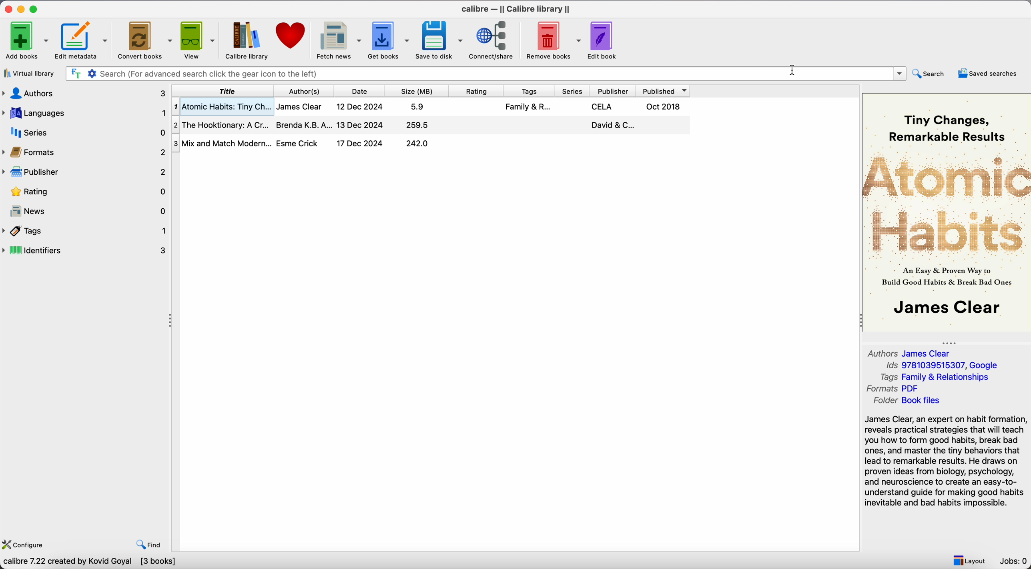  What do you see at coordinates (486, 73) in the screenshot?
I see `search bar` at bounding box center [486, 73].